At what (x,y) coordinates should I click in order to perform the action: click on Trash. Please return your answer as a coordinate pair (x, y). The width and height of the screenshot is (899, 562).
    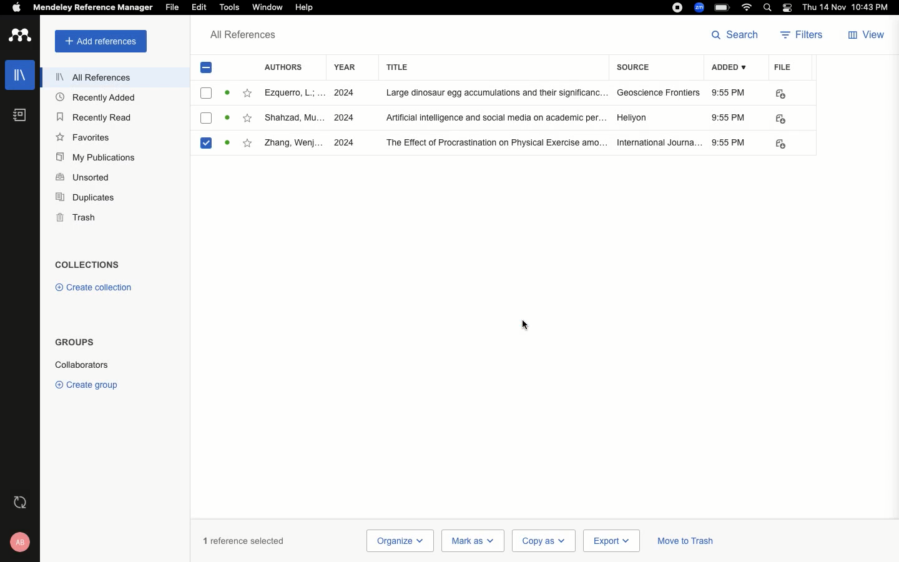
    Looking at the image, I should click on (76, 217).